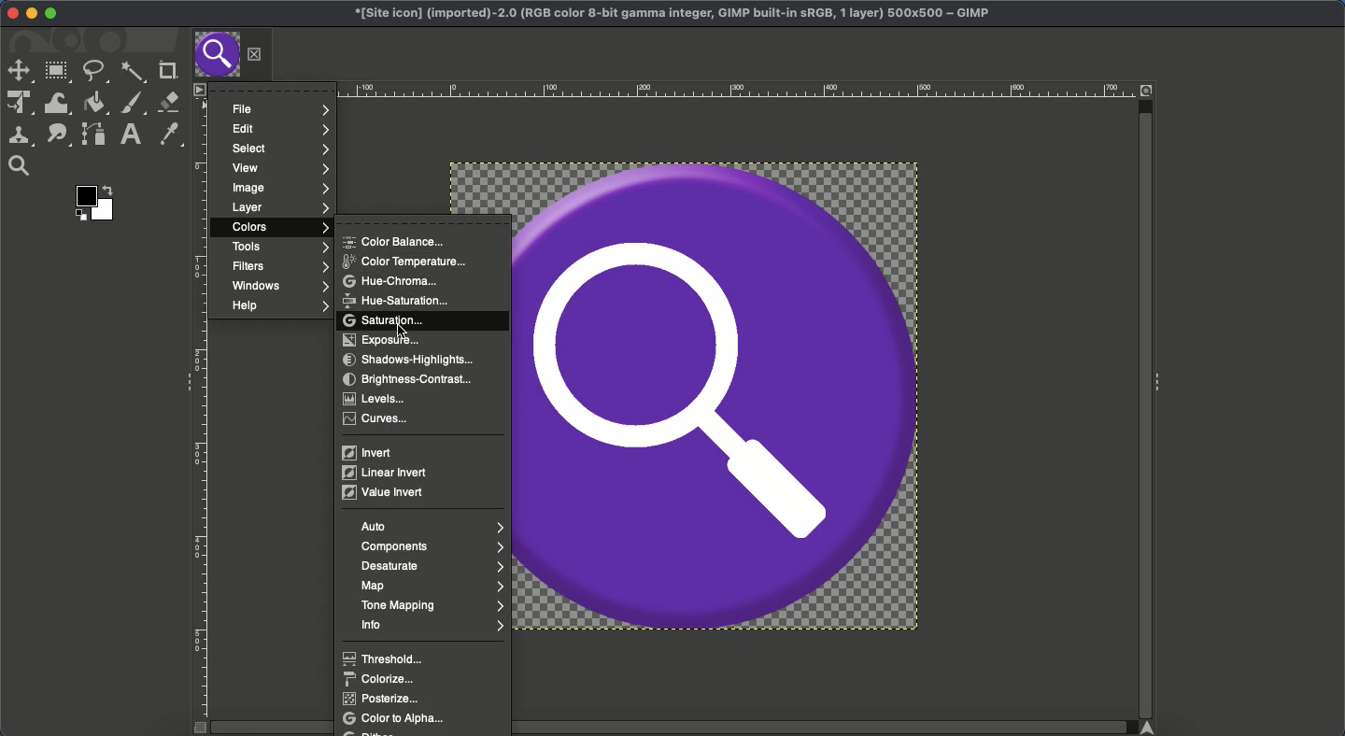 Image resolution: width=1345 pixels, height=736 pixels. Describe the element at coordinates (20, 137) in the screenshot. I see `Clone tool` at that location.